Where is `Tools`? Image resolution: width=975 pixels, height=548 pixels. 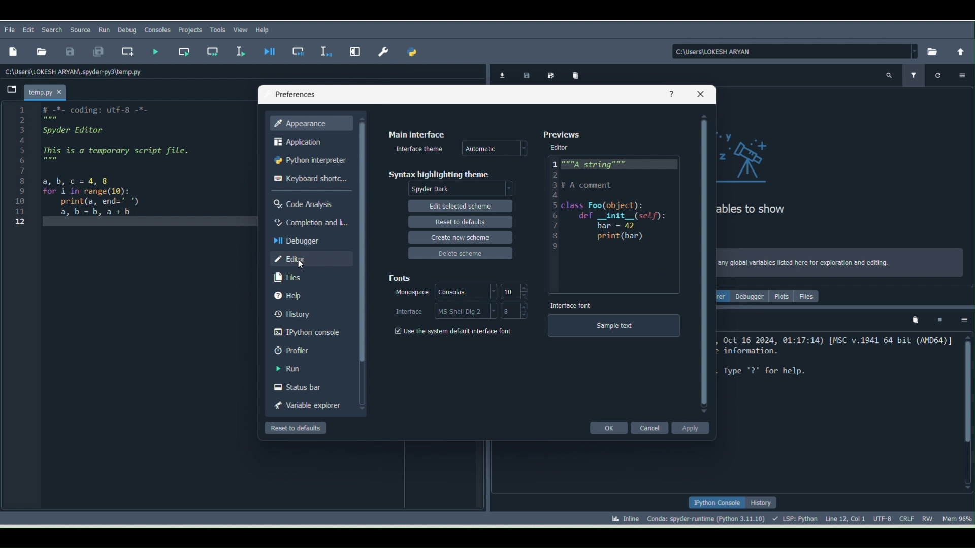
Tools is located at coordinates (219, 30).